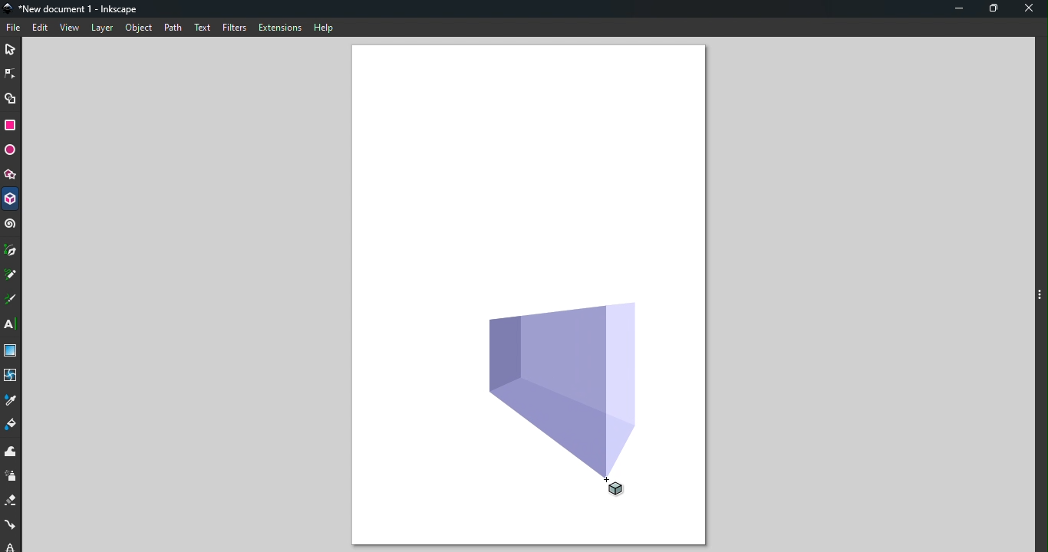  Describe the element at coordinates (11, 75) in the screenshot. I see `Node tool` at that location.